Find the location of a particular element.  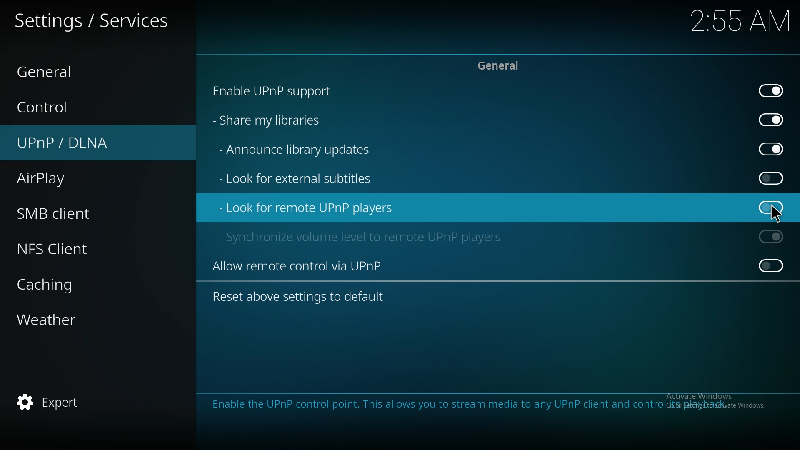

control is located at coordinates (64, 107).